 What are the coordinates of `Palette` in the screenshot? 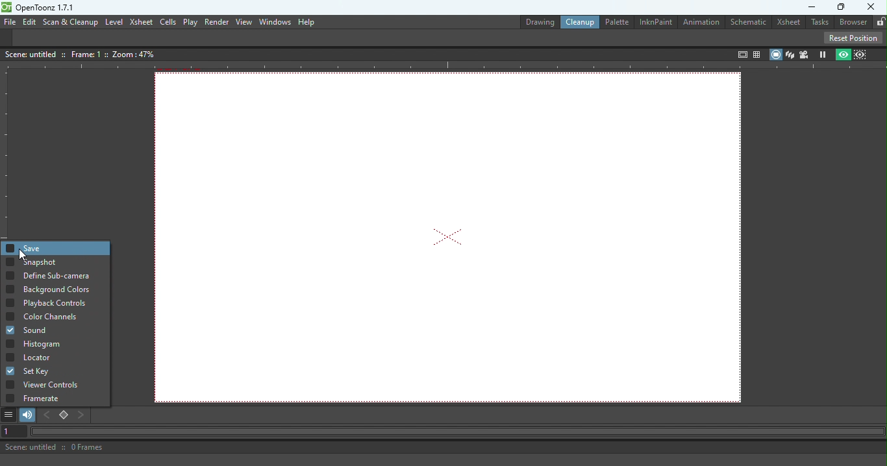 It's located at (616, 21).